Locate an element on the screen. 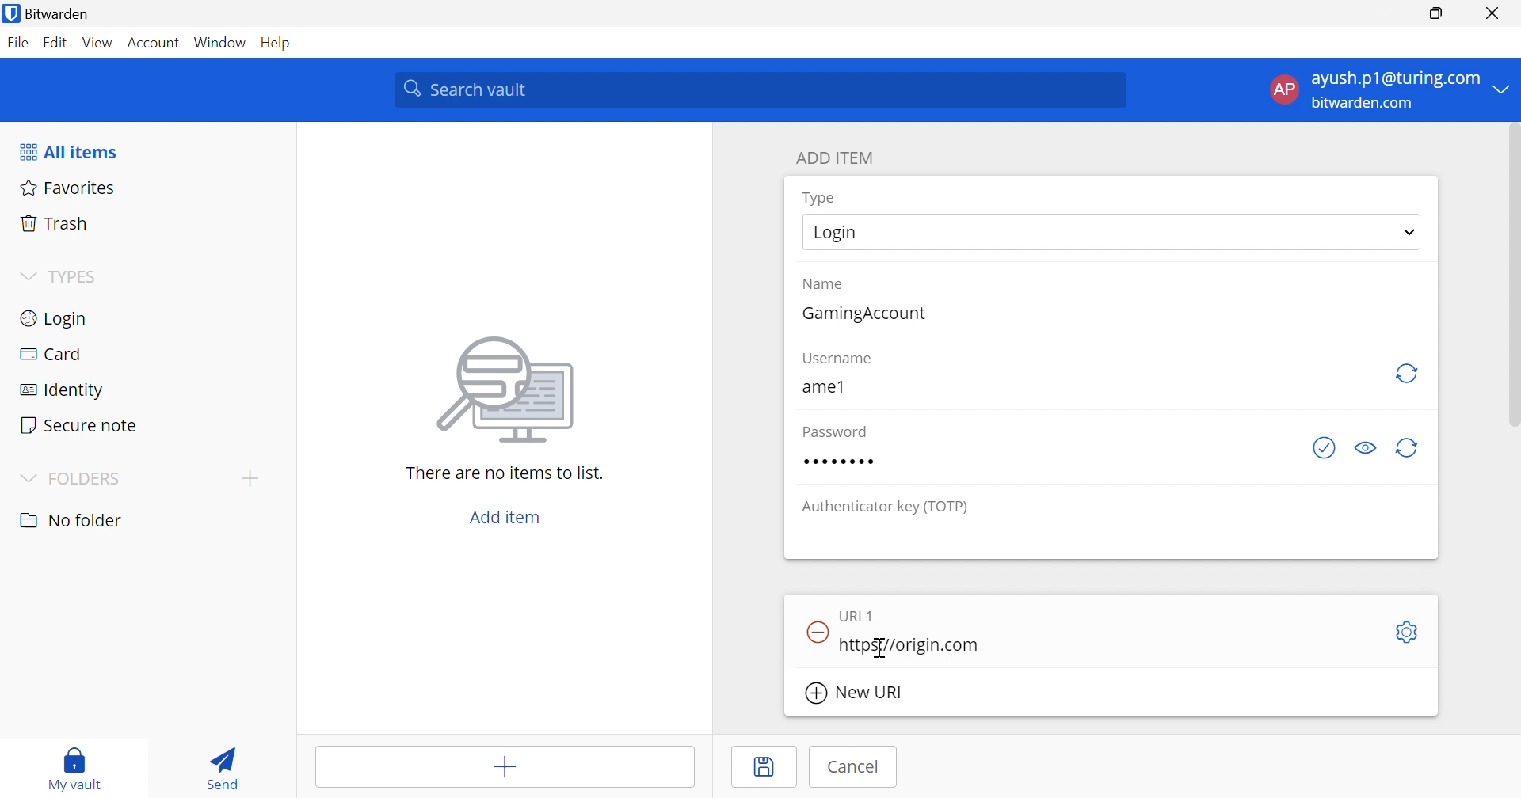 The width and height of the screenshot is (1521, 798). Generate password is located at coordinates (1327, 449).